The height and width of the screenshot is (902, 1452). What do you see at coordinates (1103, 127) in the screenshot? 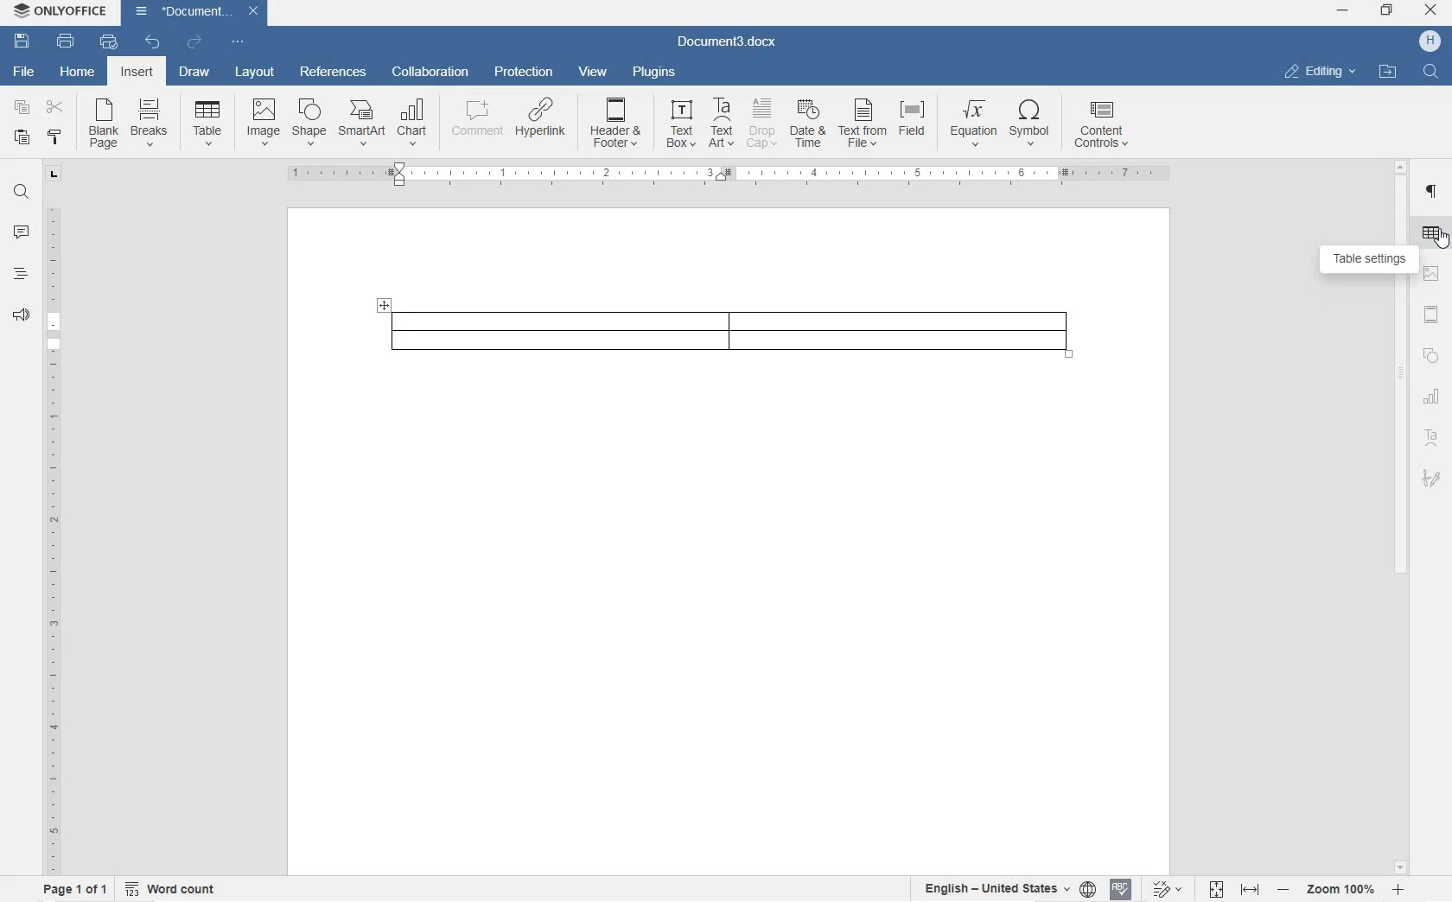
I see `CONTENT CONTROLS` at bounding box center [1103, 127].